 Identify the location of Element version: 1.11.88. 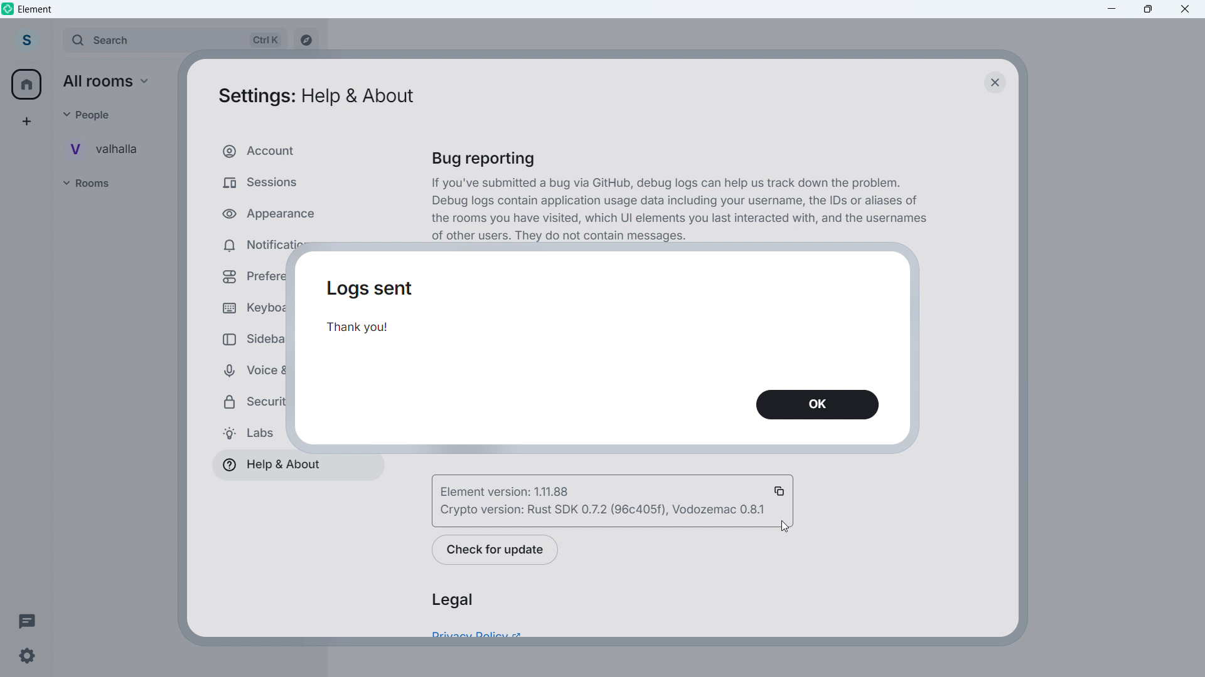
(560, 490).